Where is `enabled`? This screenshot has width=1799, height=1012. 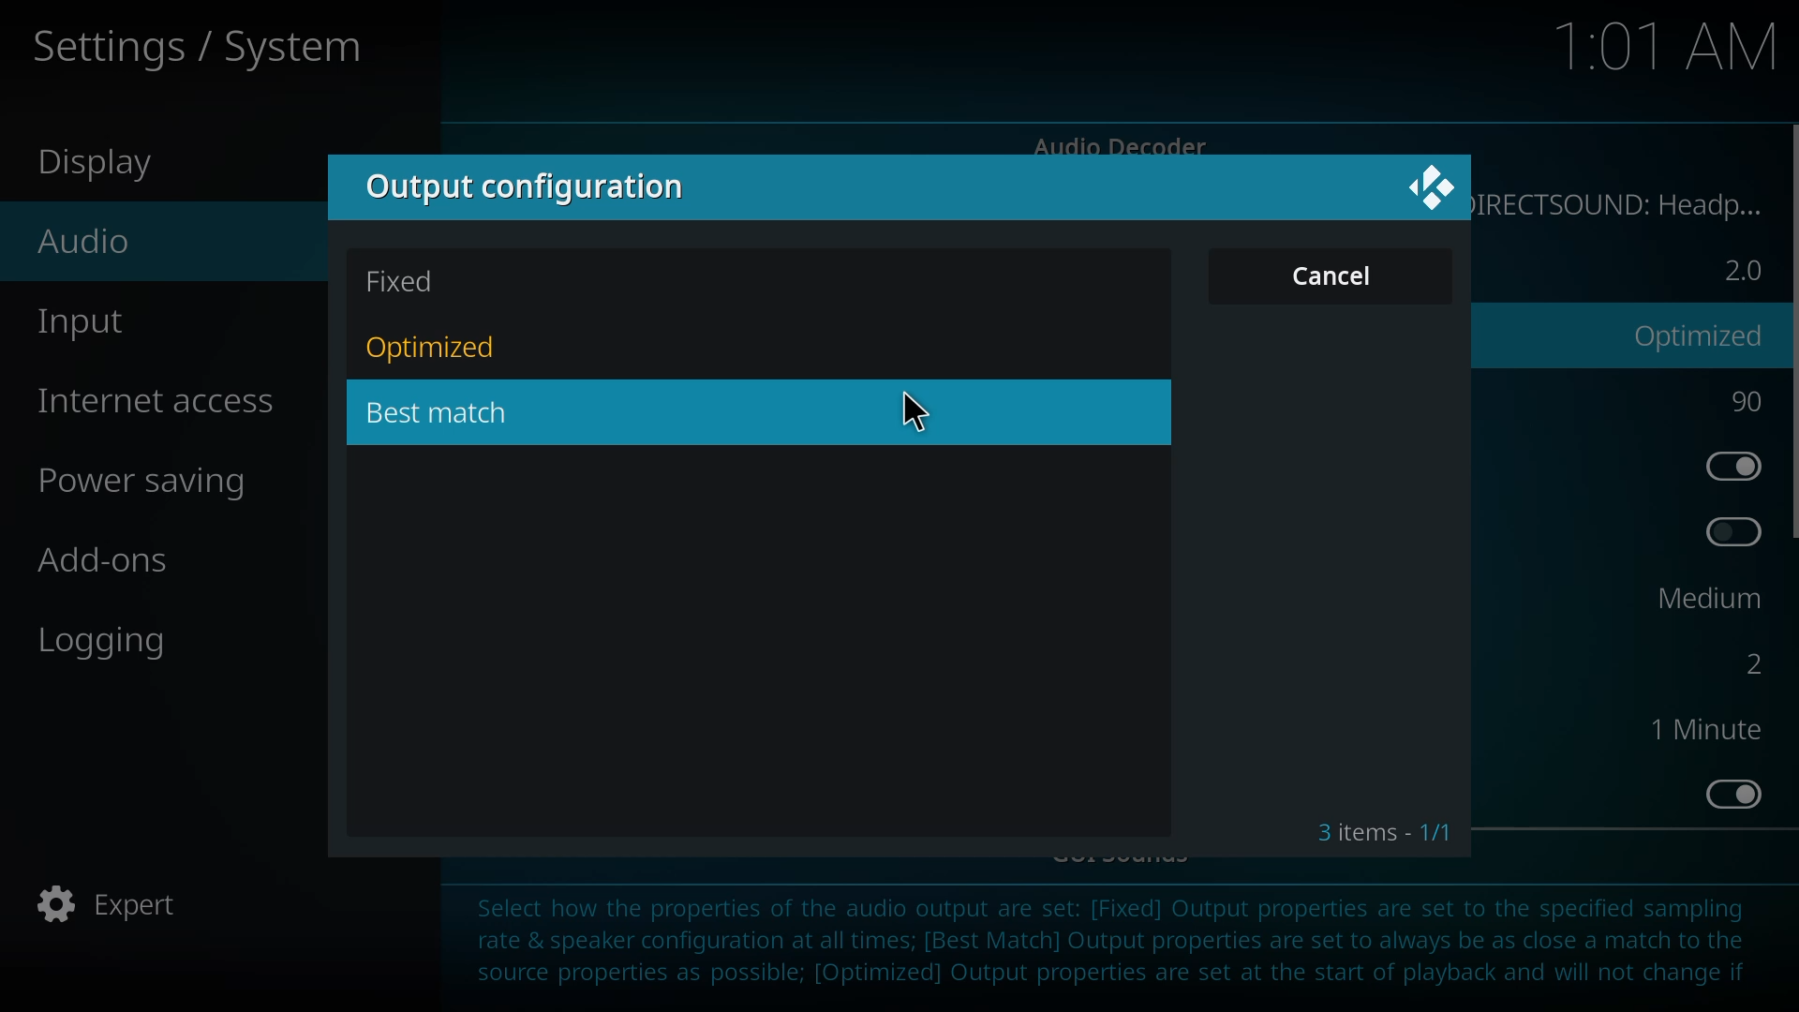
enabled is located at coordinates (1728, 792).